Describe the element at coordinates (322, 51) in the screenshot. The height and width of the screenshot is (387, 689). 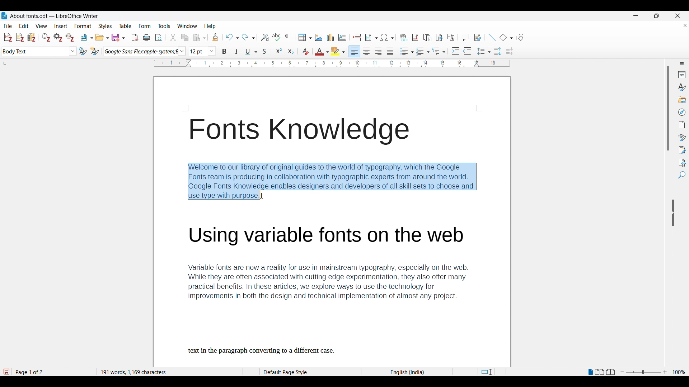
I see `Text color options` at that location.